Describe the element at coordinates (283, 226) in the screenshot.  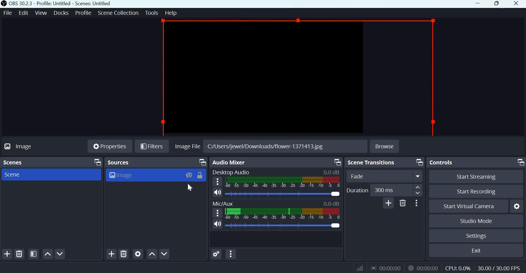
I see `Audio Slider` at that location.